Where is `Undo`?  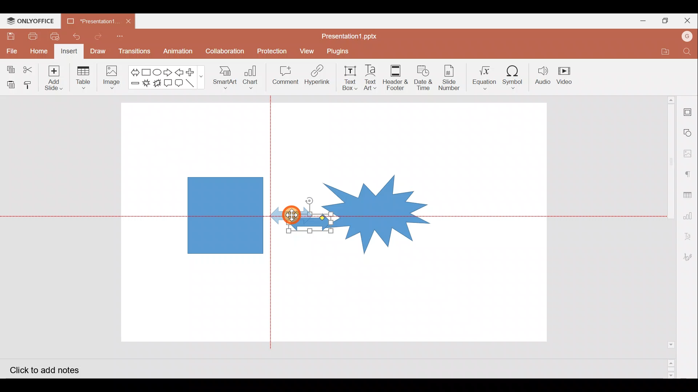
Undo is located at coordinates (79, 37).